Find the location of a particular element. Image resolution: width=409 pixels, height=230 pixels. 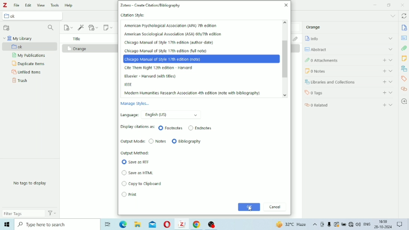

Close is located at coordinates (402, 5).